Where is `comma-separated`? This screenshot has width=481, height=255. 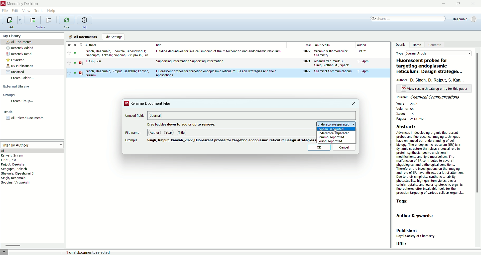
comma-separated is located at coordinates (331, 137).